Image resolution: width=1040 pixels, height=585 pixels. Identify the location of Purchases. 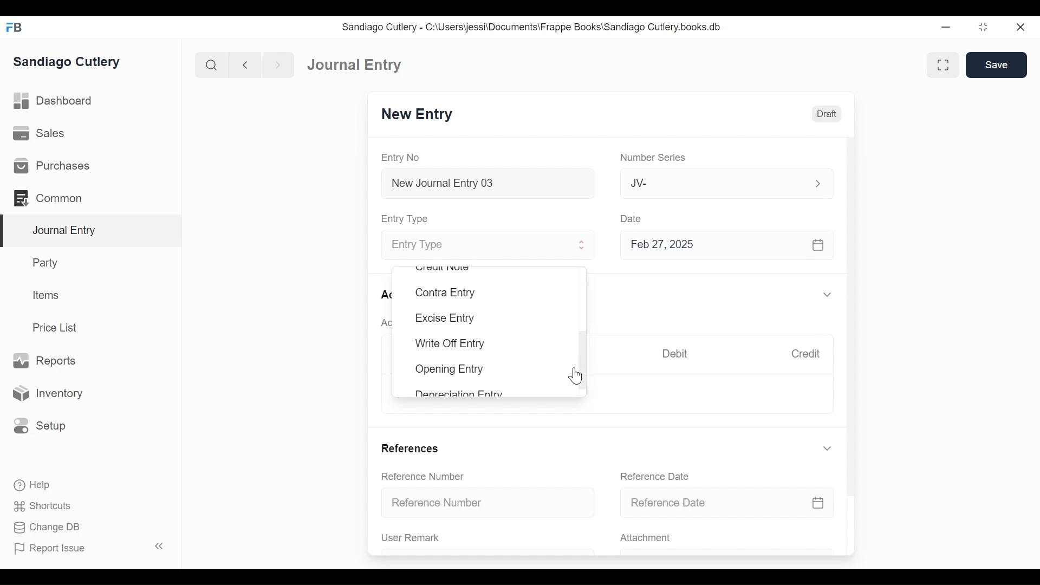
(54, 166).